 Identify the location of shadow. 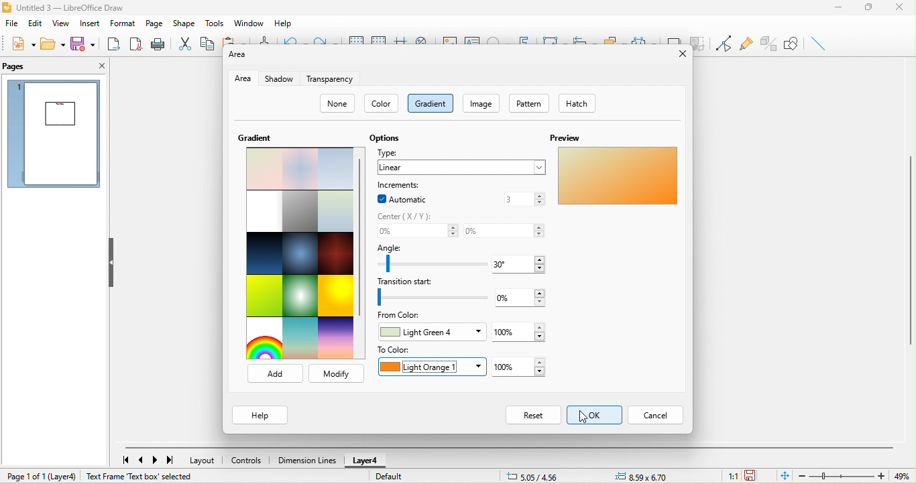
(675, 37).